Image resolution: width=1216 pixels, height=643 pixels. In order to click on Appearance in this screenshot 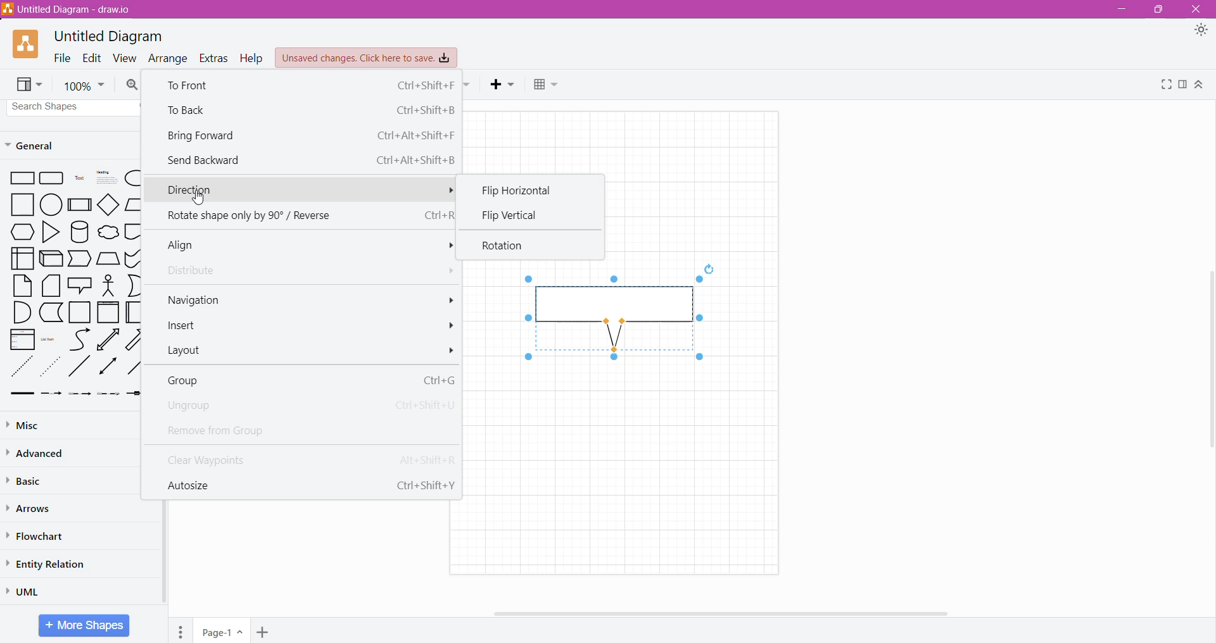, I will do `click(1201, 31)`.